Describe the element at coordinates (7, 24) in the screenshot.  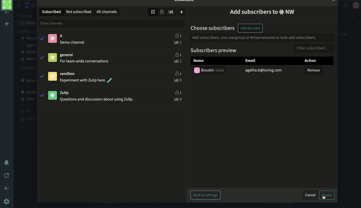
I see `add workspace` at that location.